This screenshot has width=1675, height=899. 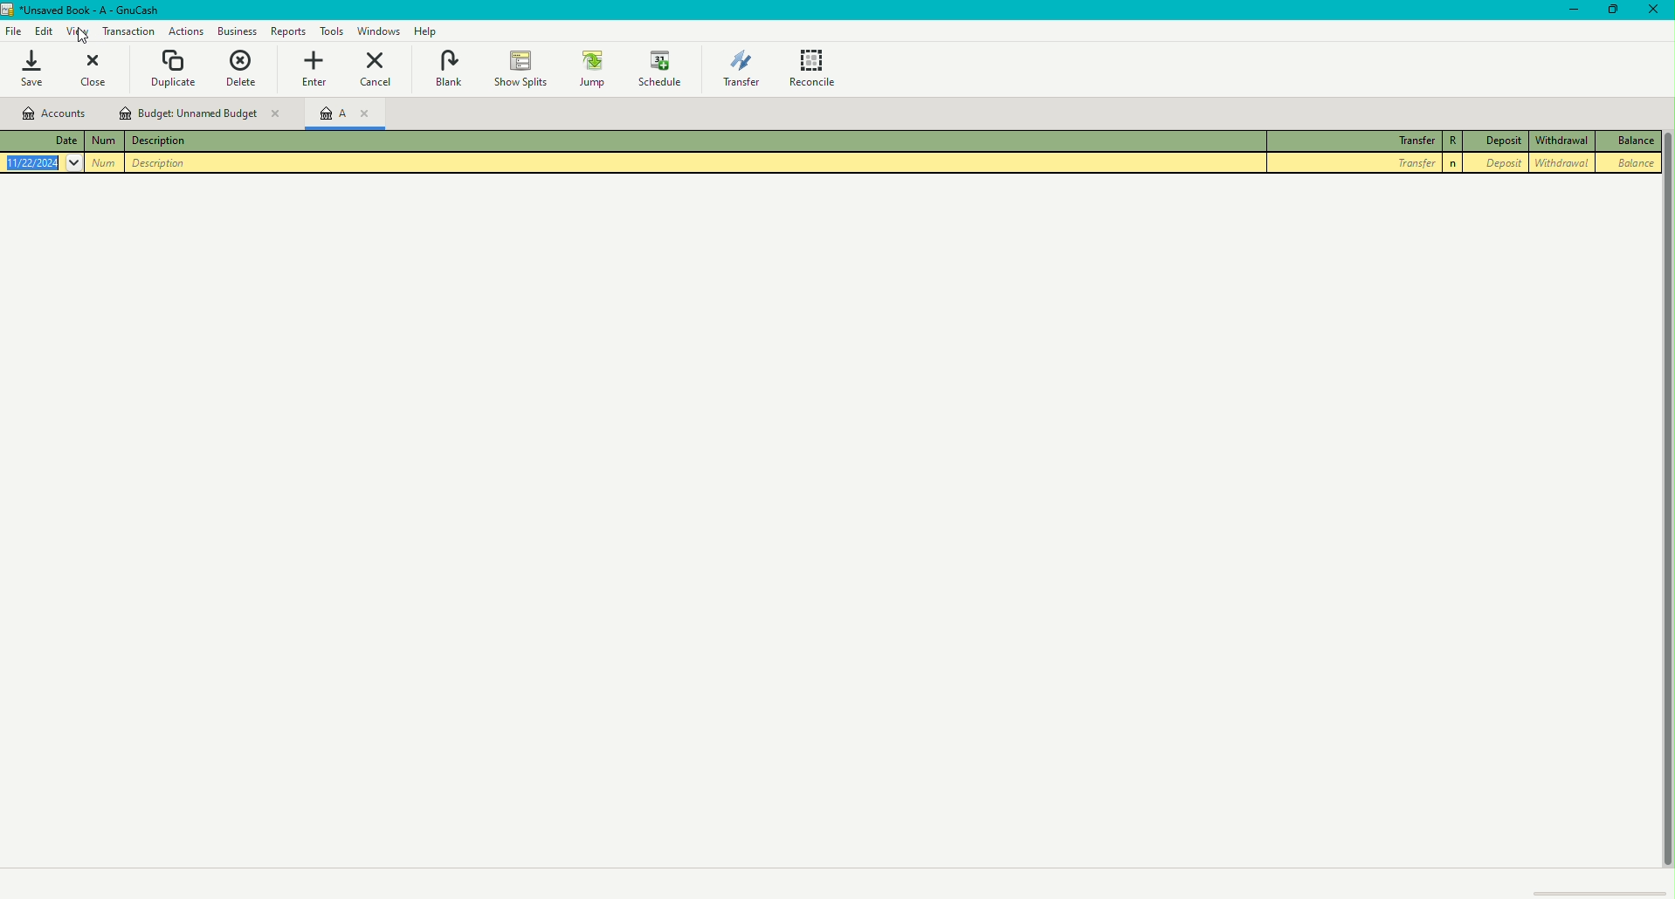 I want to click on Minimize, so click(x=1568, y=10).